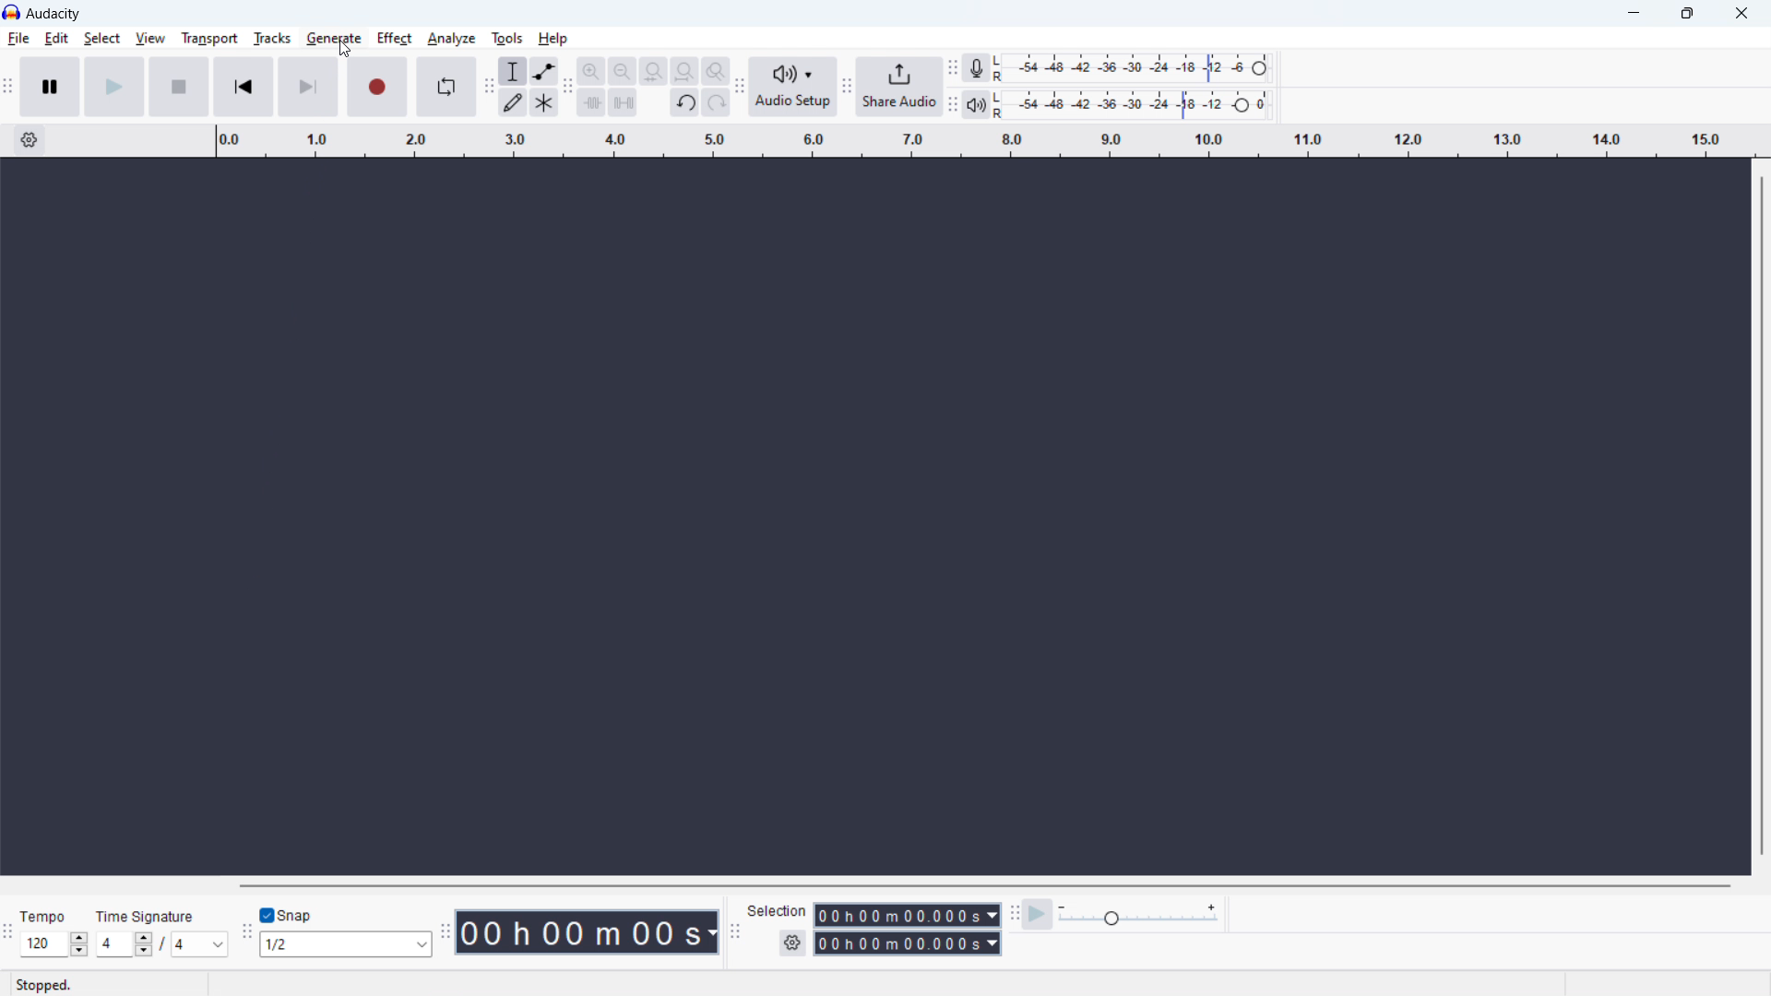  What do you see at coordinates (394, 39) in the screenshot?
I see `effect` at bounding box center [394, 39].